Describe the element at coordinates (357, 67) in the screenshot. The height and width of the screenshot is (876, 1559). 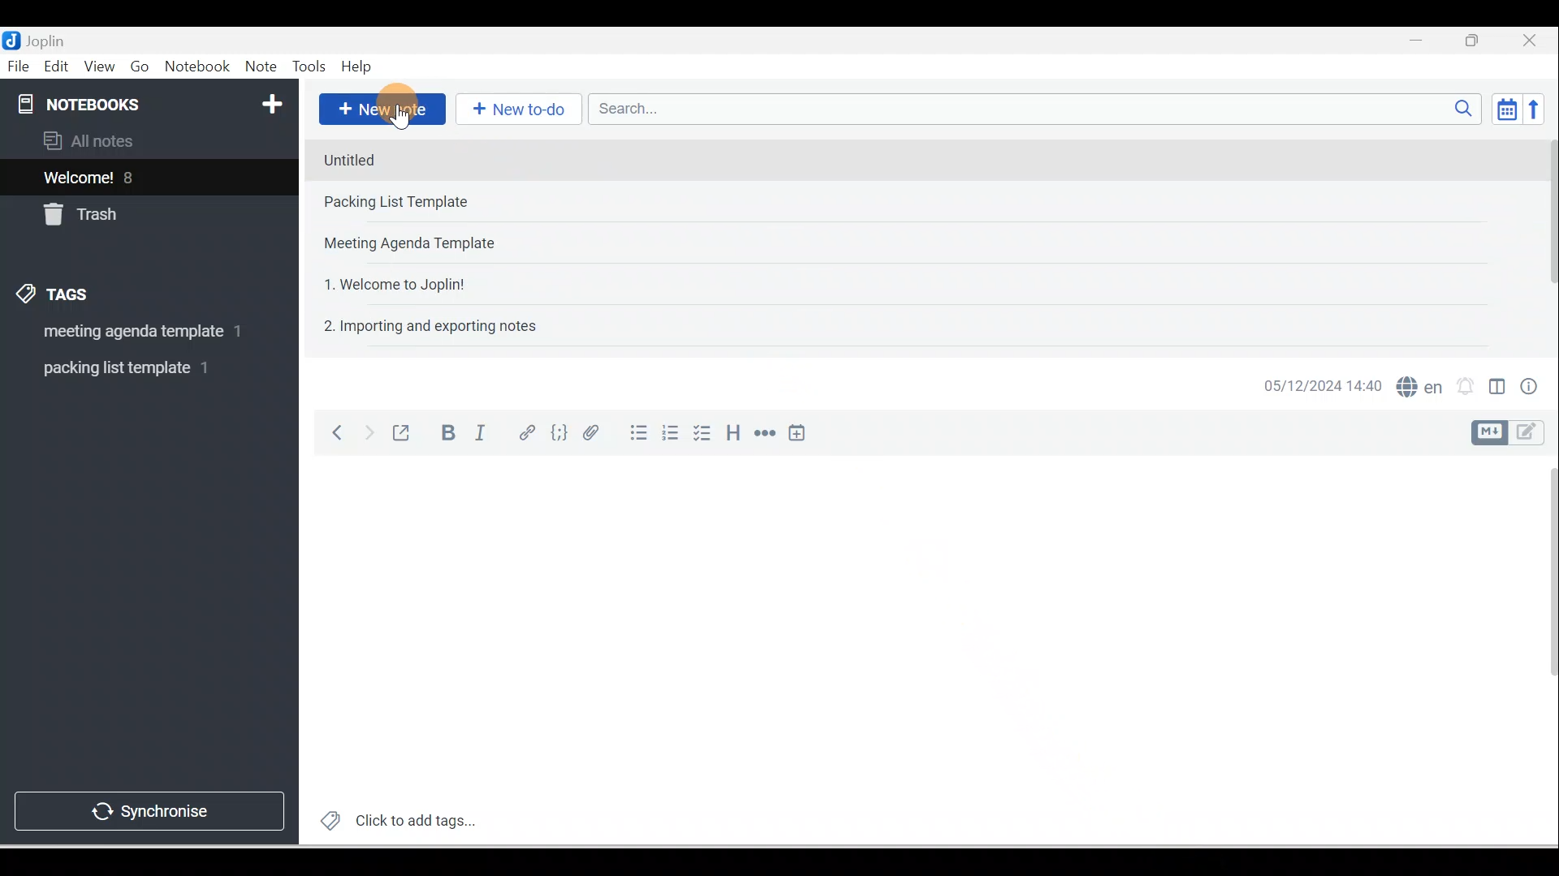
I see `Help` at that location.